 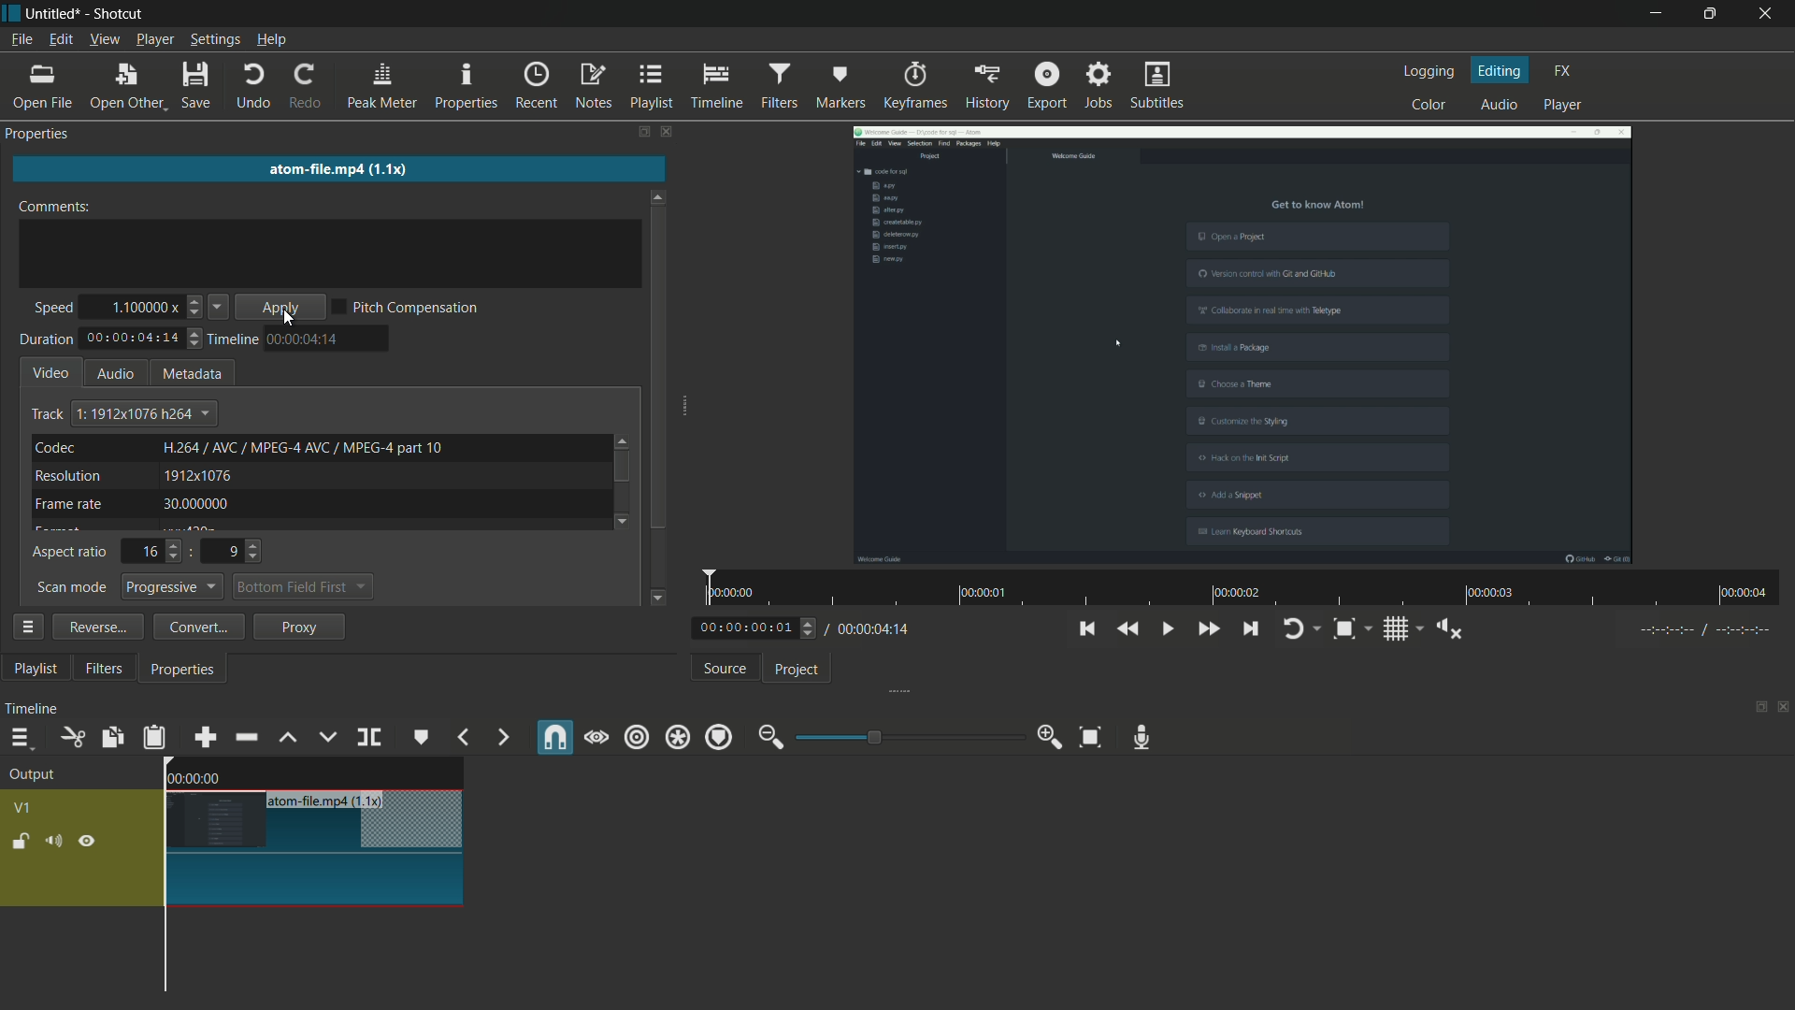 What do you see at coordinates (194, 375) in the screenshot?
I see `metadata` at bounding box center [194, 375].